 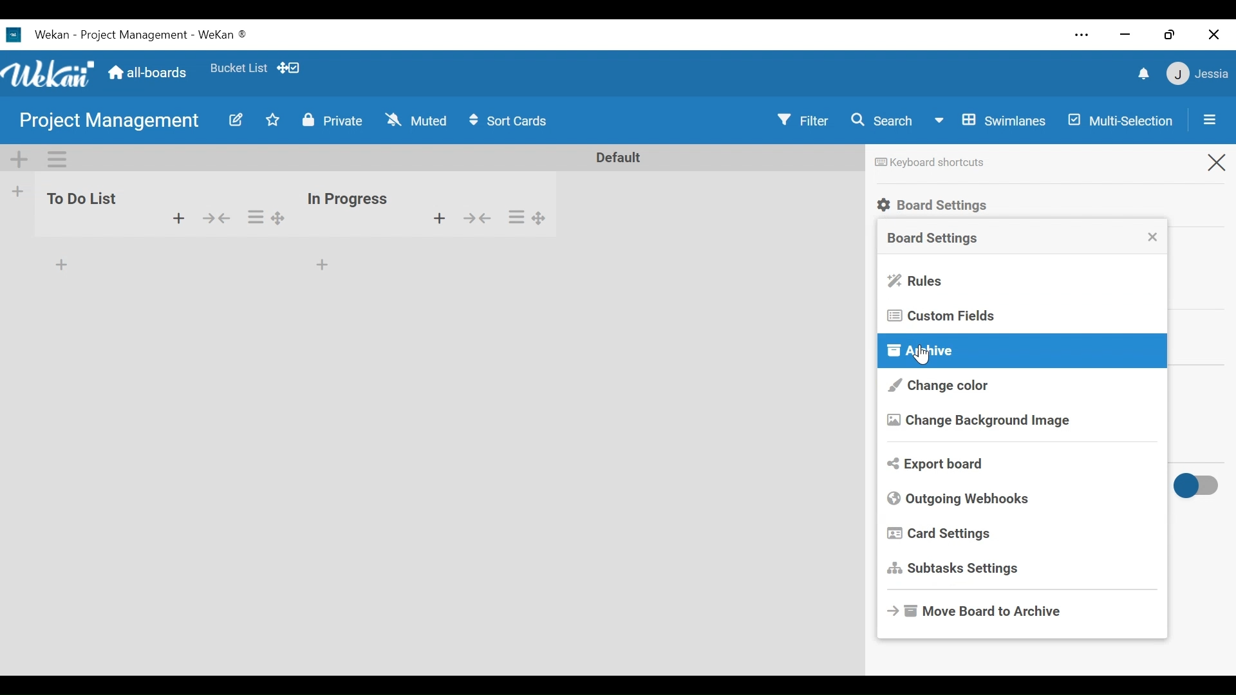 What do you see at coordinates (803, 120) in the screenshot?
I see `Filter` at bounding box center [803, 120].